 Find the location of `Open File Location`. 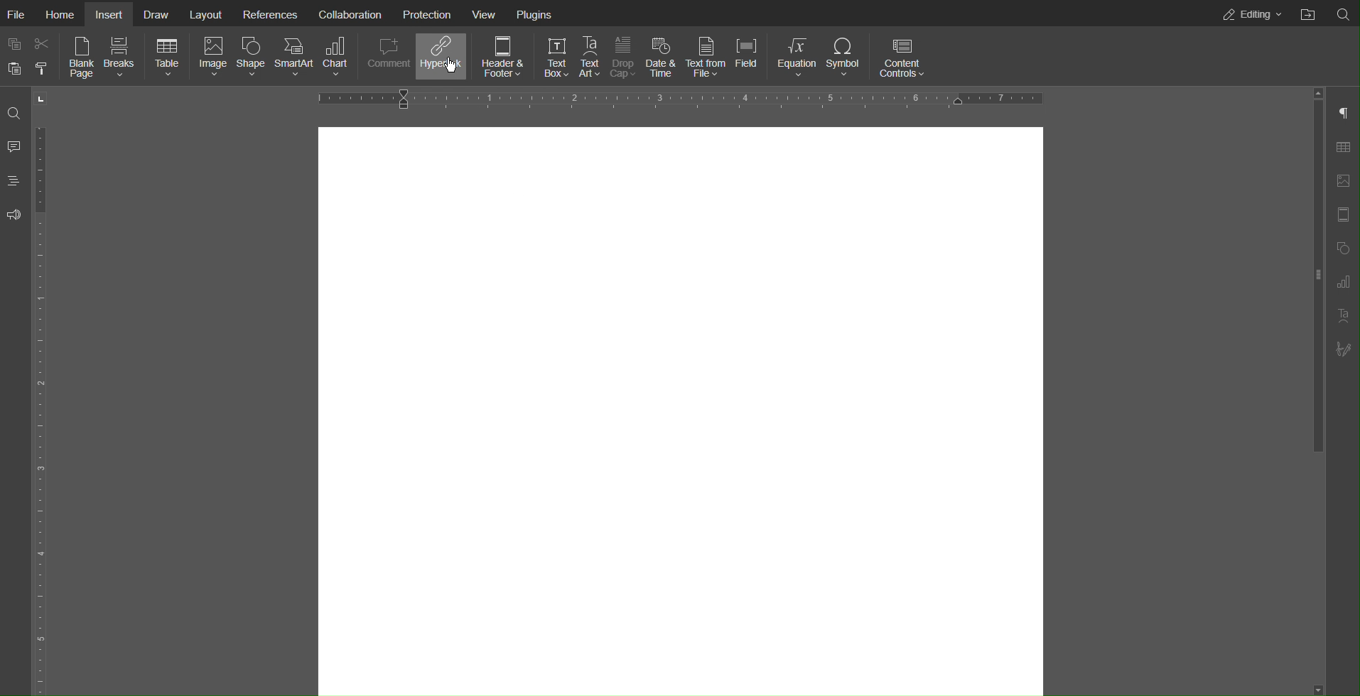

Open File Location is located at coordinates (1308, 13).